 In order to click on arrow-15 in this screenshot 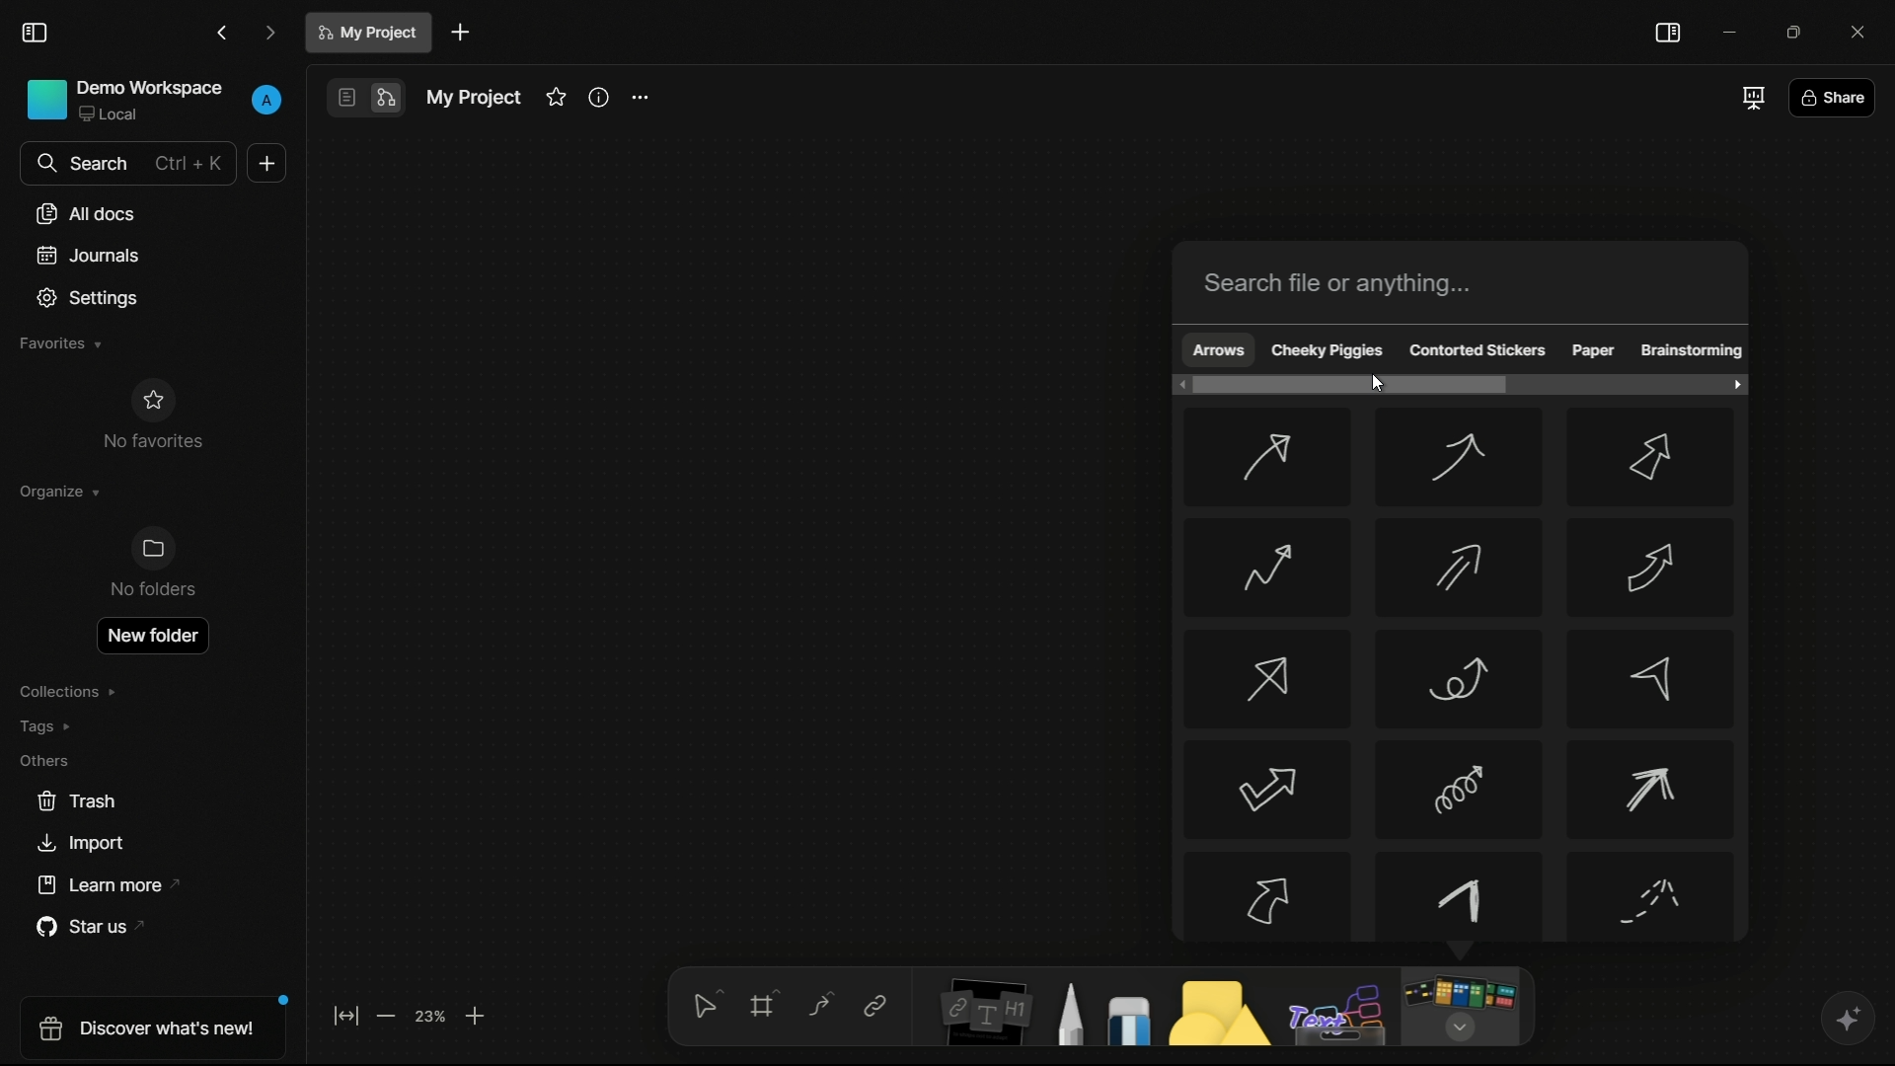, I will do `click(1653, 898)`.